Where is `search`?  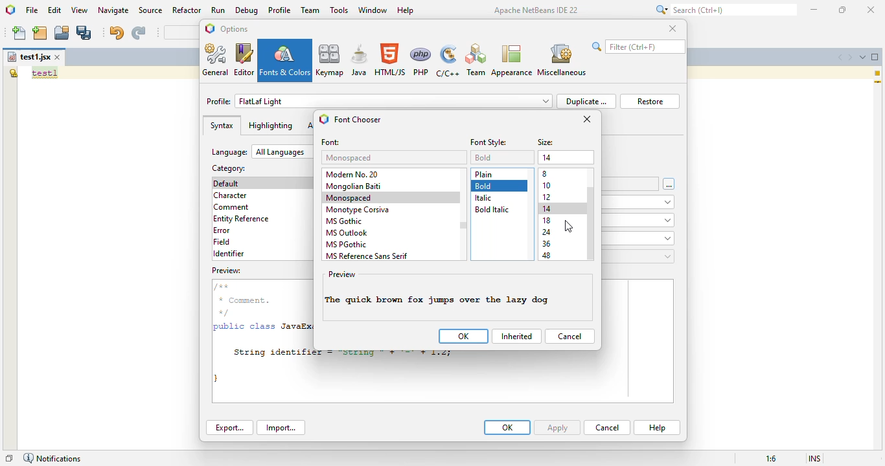
search is located at coordinates (724, 10).